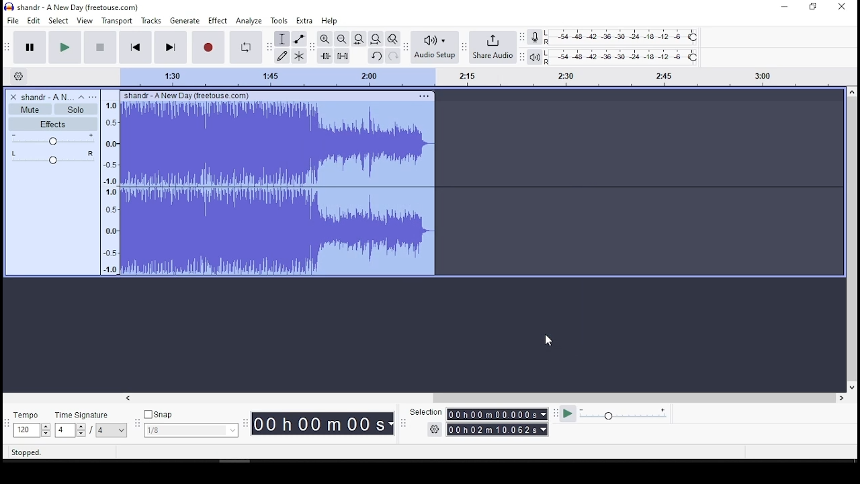 The image size is (860, 484). What do you see at coordinates (65, 48) in the screenshot?
I see `play` at bounding box center [65, 48].